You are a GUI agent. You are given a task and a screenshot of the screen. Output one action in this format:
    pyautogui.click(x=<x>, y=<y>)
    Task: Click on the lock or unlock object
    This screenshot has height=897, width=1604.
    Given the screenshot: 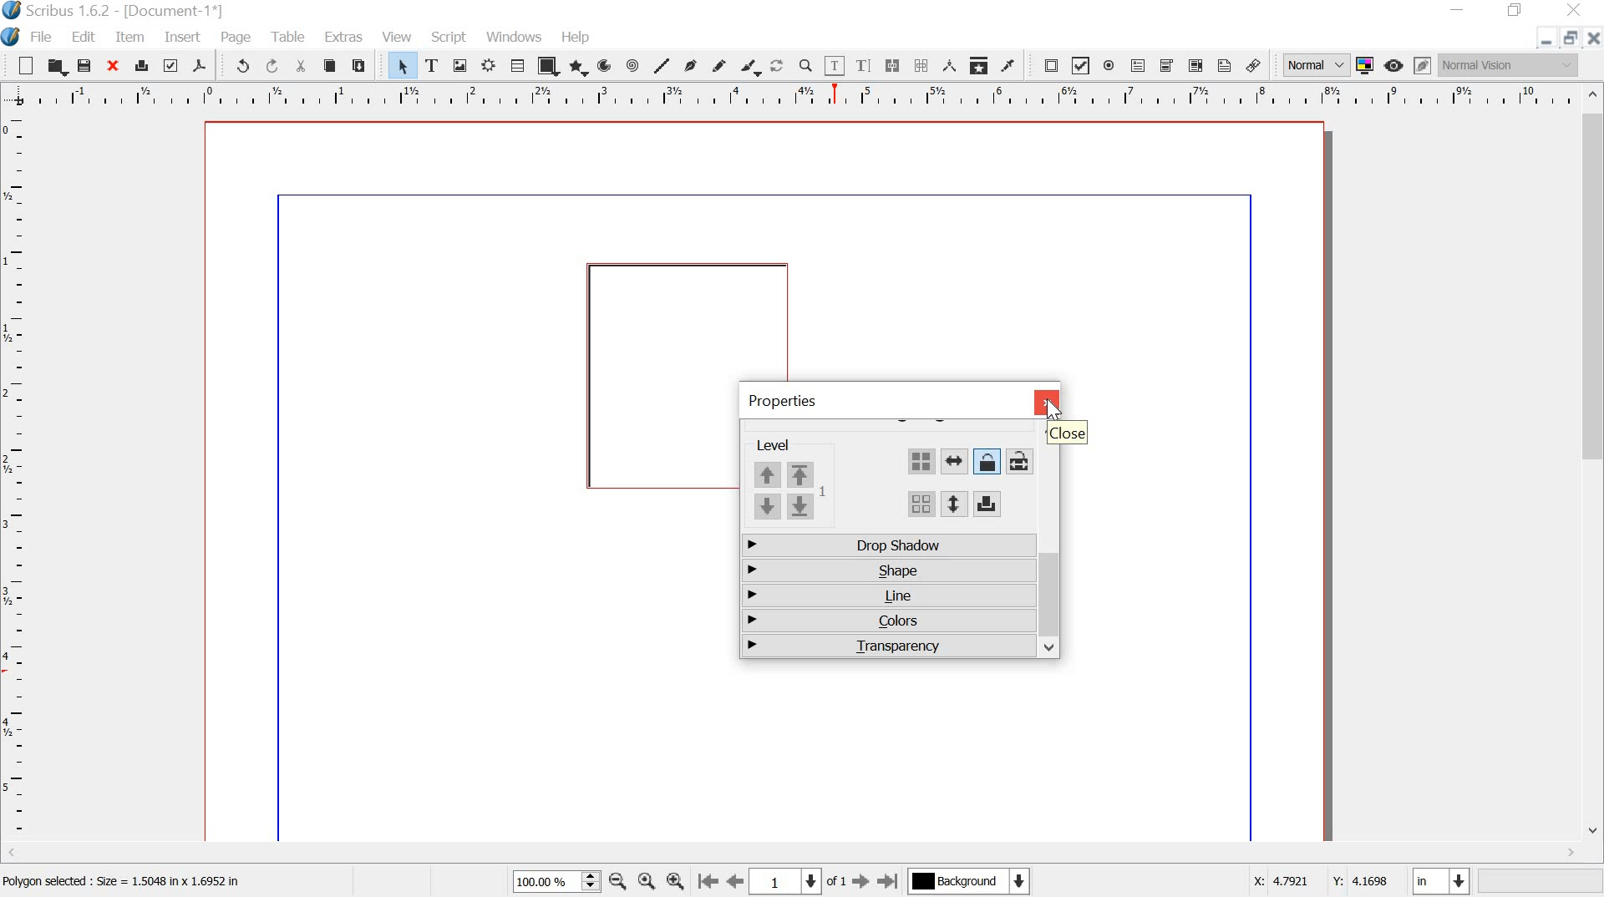 What is the action you would take?
    pyautogui.click(x=986, y=462)
    